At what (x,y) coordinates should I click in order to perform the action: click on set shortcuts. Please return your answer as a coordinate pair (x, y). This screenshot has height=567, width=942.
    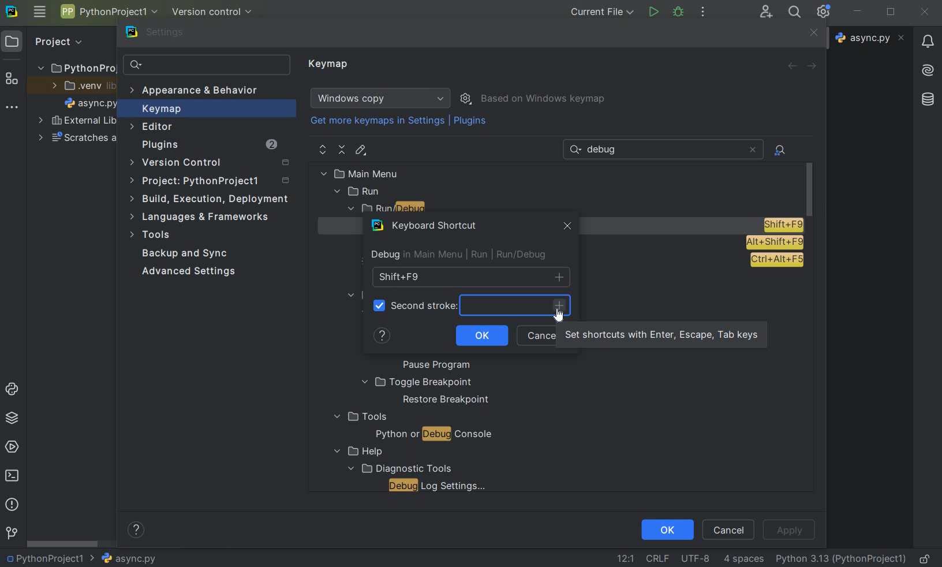
    Looking at the image, I should click on (660, 335).